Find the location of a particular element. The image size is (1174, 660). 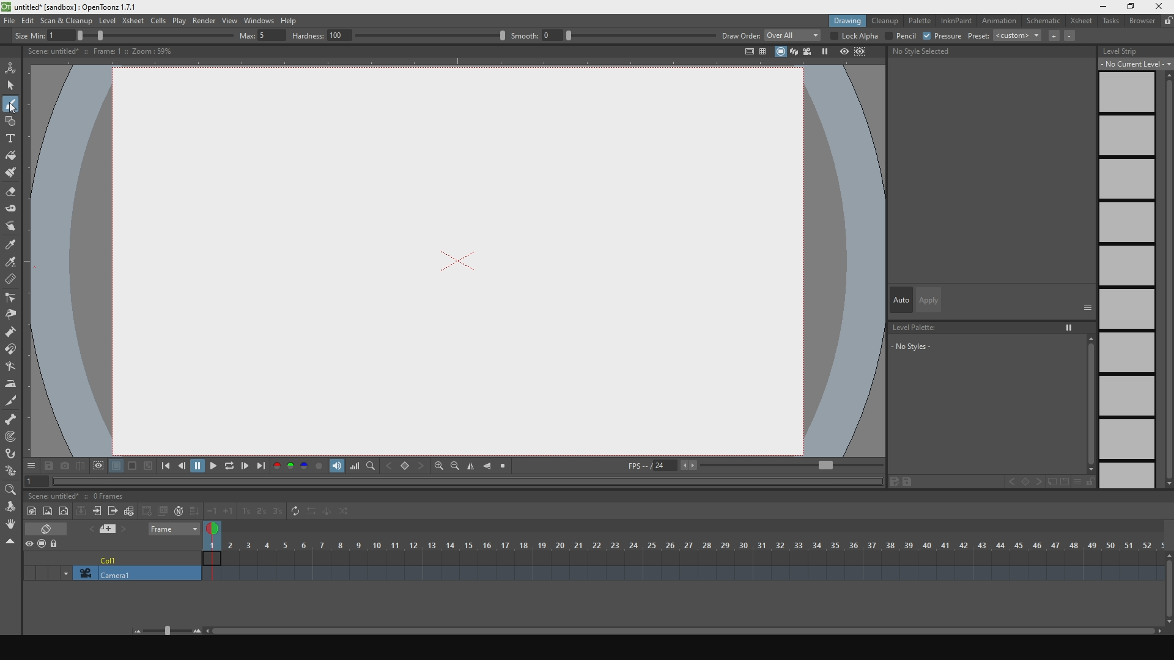

frame is located at coordinates (170, 531).